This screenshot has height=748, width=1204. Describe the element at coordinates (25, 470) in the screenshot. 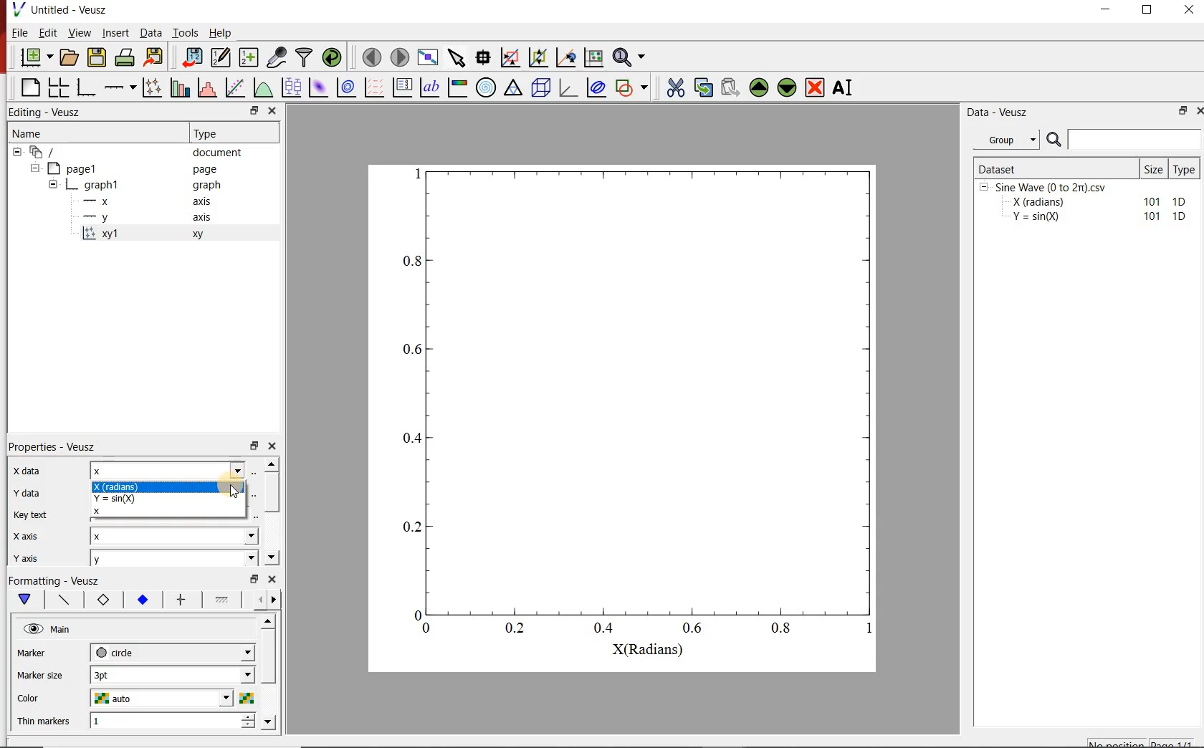

I see `Label` at that location.